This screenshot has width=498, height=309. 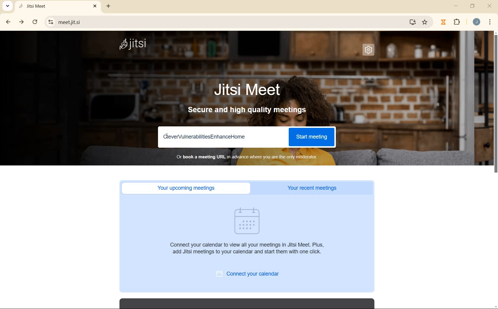 What do you see at coordinates (187, 188) in the screenshot?
I see `Your upcoming meetings` at bounding box center [187, 188].